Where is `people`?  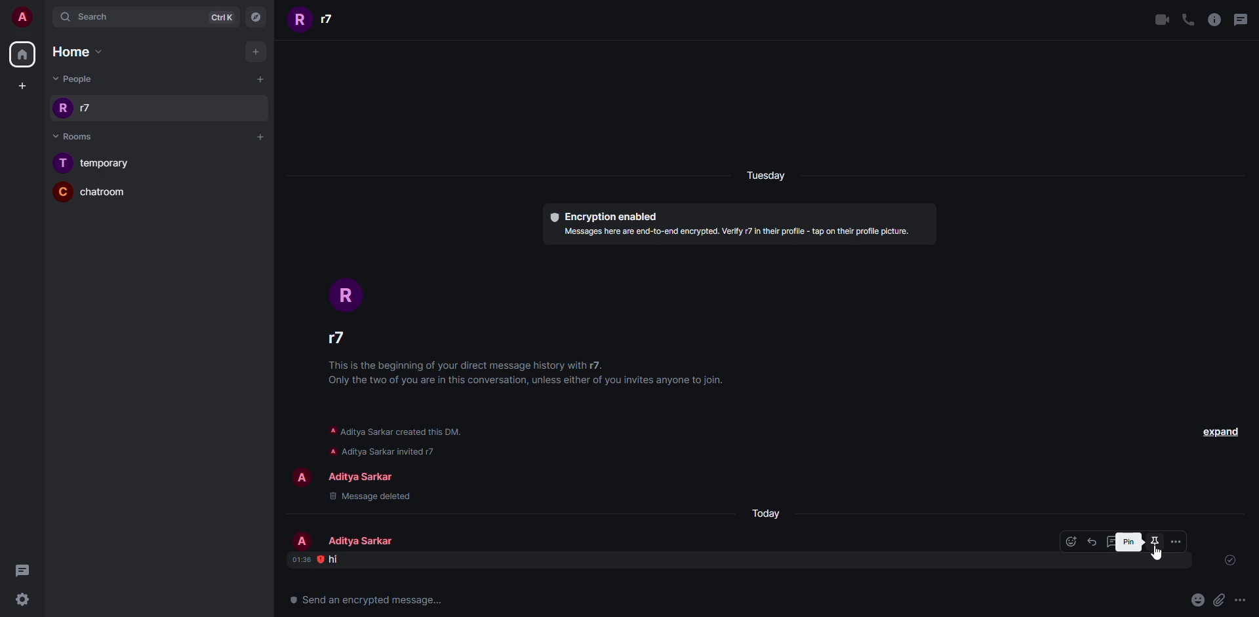 people is located at coordinates (360, 476).